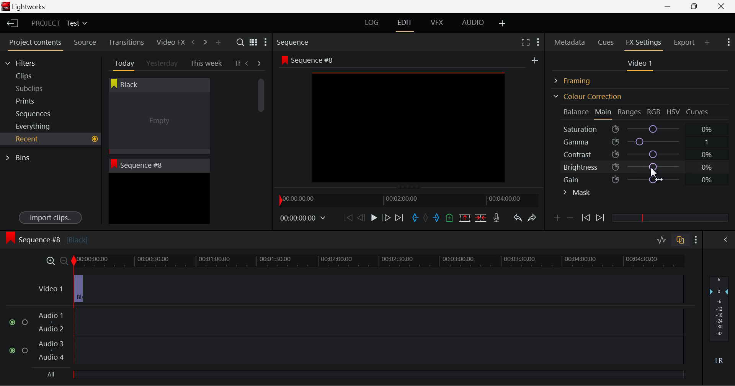  I want to click on Window Title, so click(24, 7).